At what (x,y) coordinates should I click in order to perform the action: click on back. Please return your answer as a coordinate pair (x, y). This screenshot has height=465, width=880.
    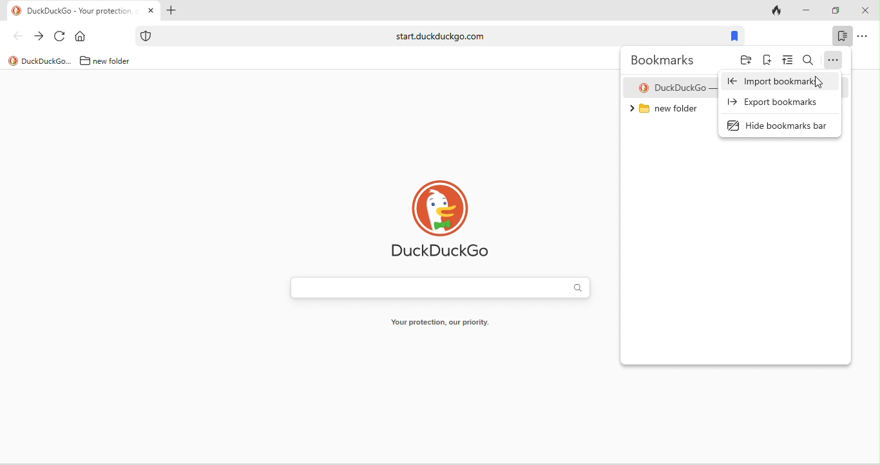
    Looking at the image, I should click on (17, 35).